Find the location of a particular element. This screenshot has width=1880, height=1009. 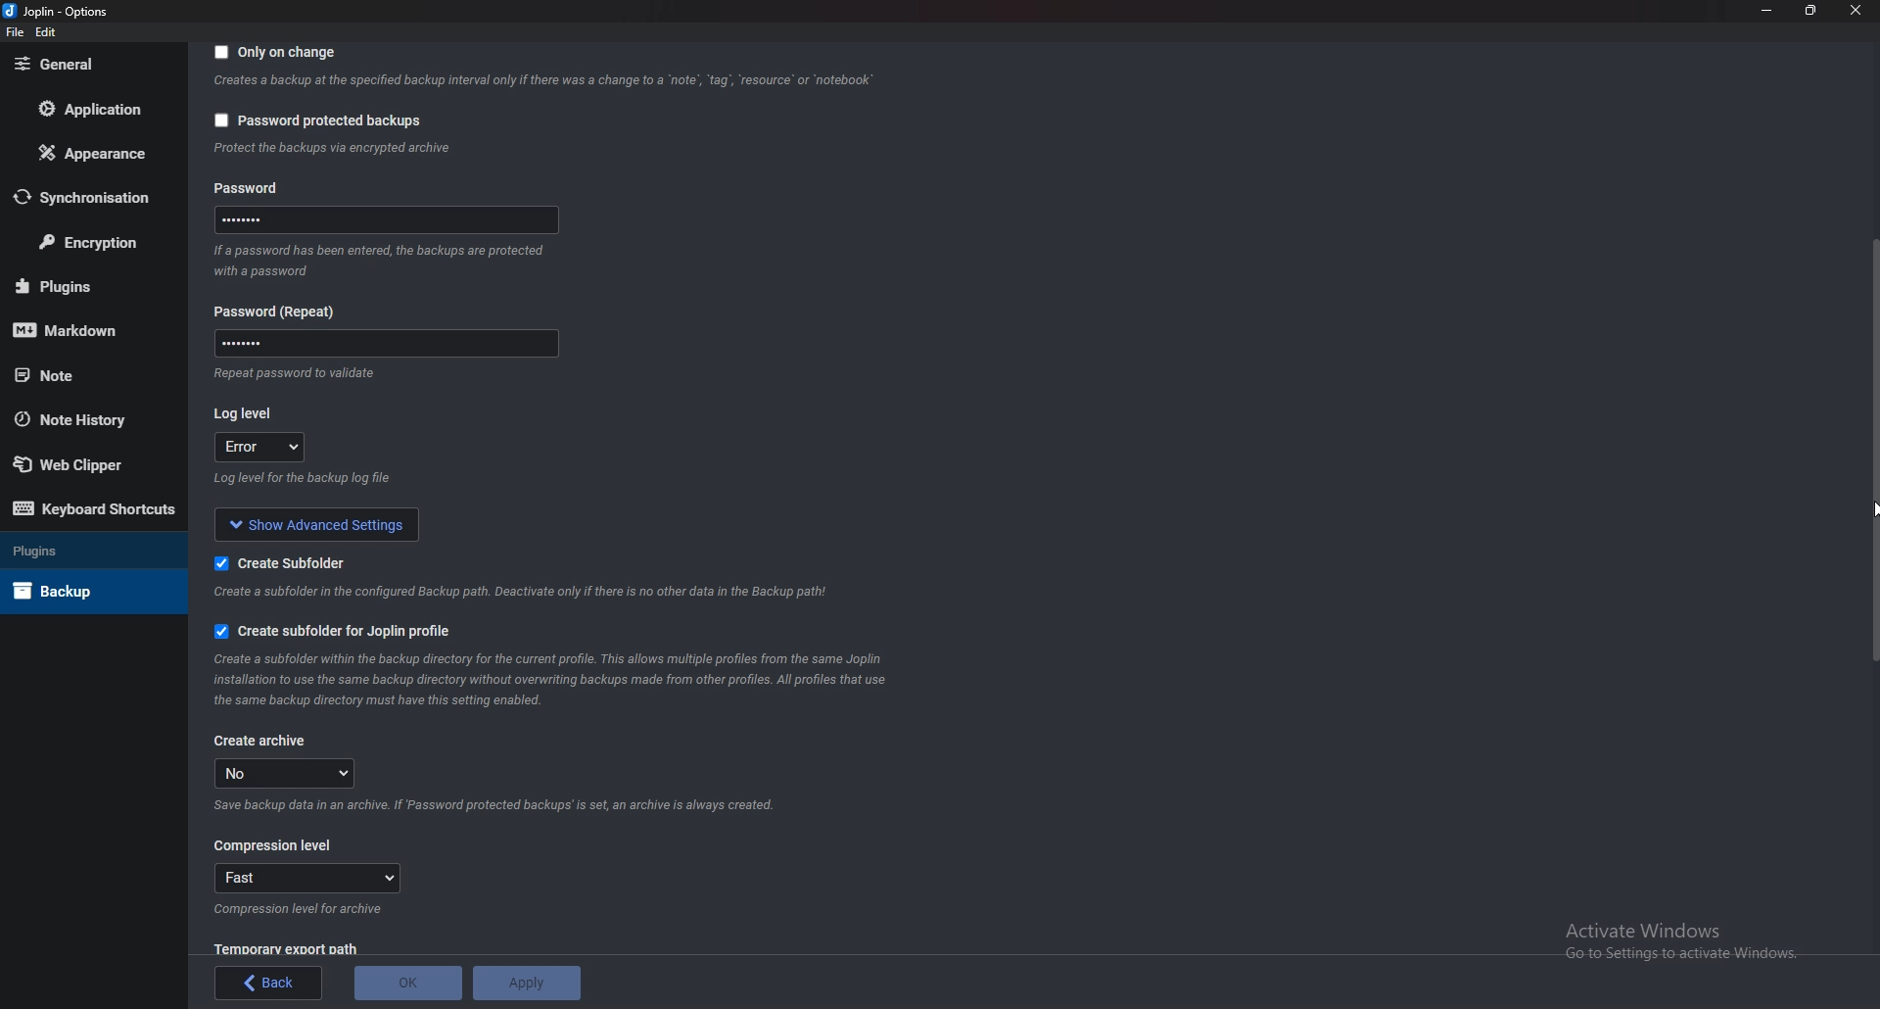

Temporary export path is located at coordinates (285, 948).